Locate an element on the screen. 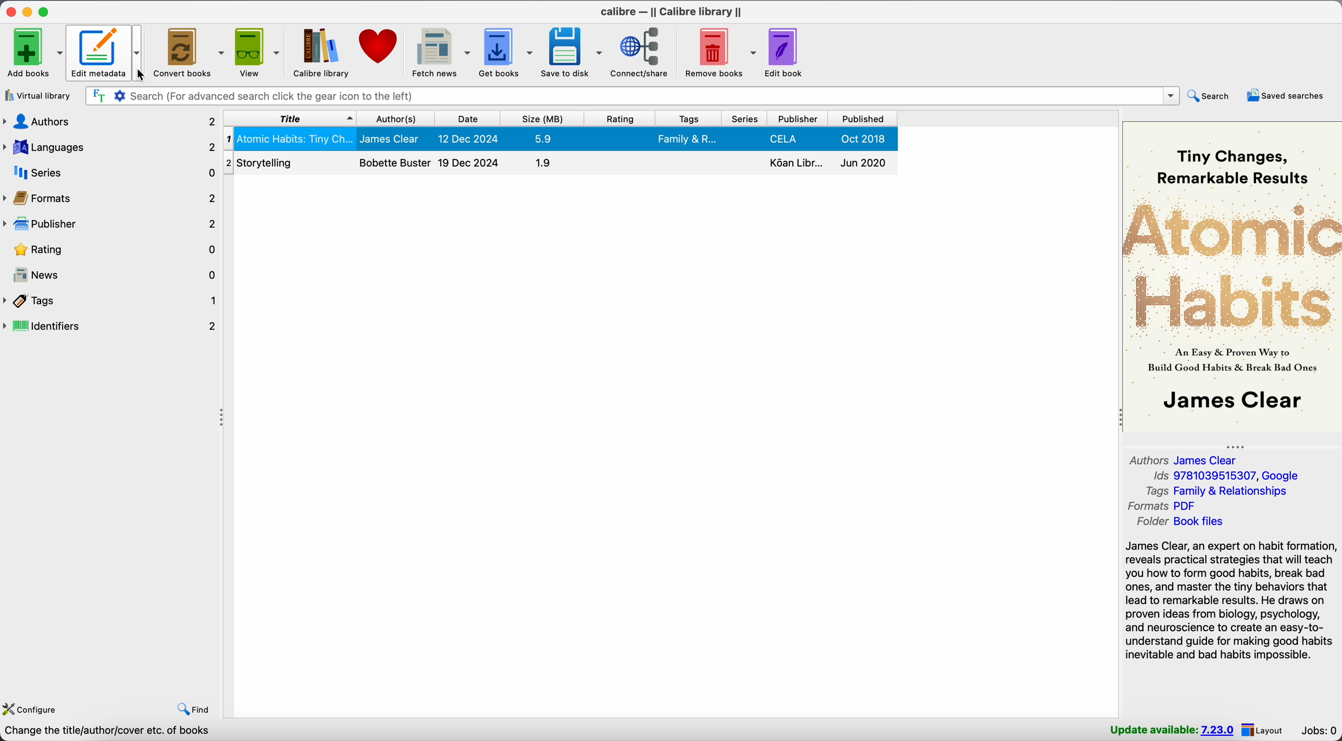 The image size is (1342, 741). saved searches is located at coordinates (1287, 96).